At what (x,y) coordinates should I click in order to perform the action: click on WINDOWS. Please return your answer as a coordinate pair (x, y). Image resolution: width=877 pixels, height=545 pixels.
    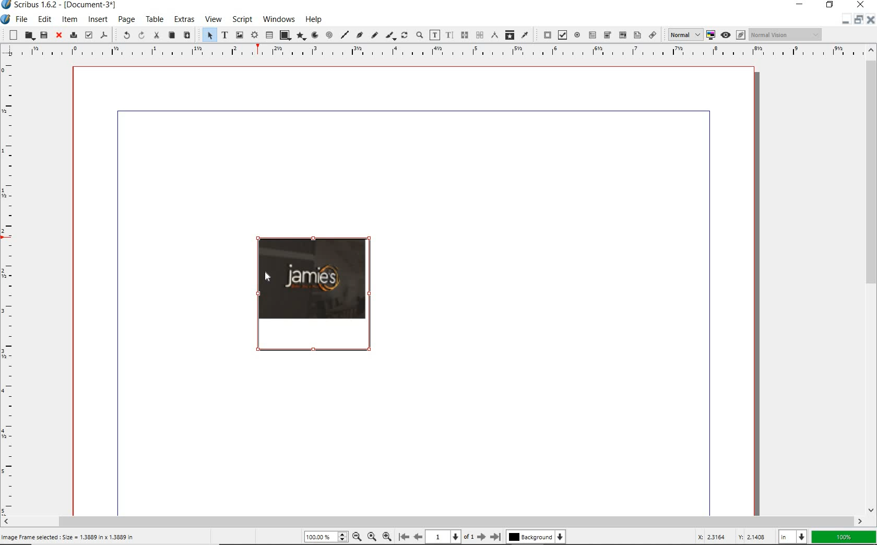
    Looking at the image, I should click on (279, 19).